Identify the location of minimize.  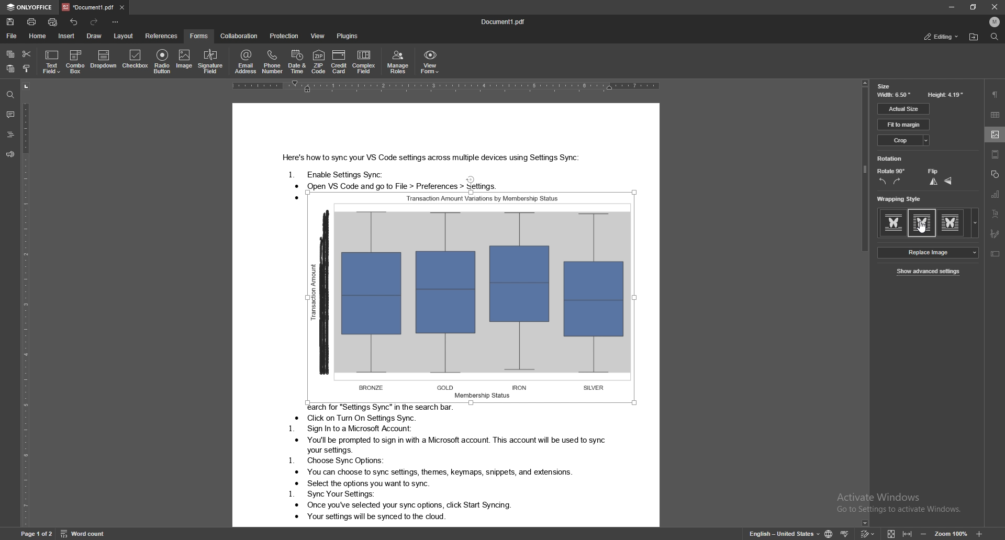
(952, 7).